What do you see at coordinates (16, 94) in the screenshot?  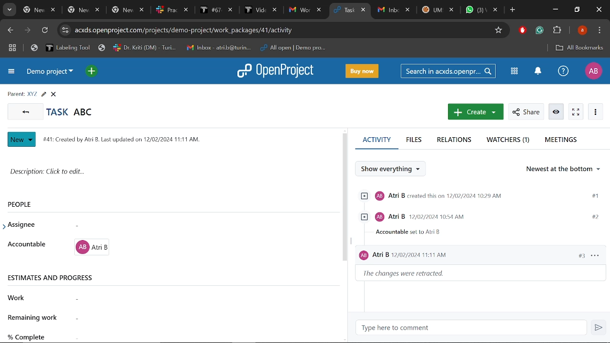 I see `Parent:` at bounding box center [16, 94].